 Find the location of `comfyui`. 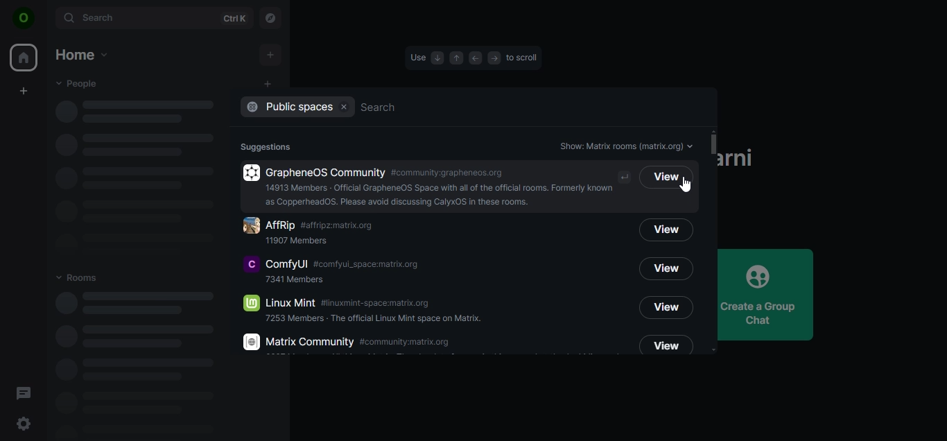

comfyui is located at coordinates (335, 270).